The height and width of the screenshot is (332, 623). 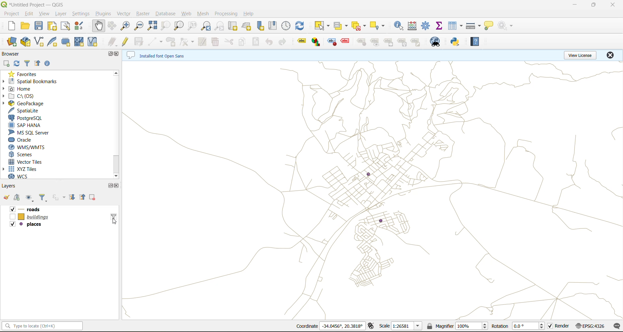 I want to click on canvas, so click(x=390, y=191).